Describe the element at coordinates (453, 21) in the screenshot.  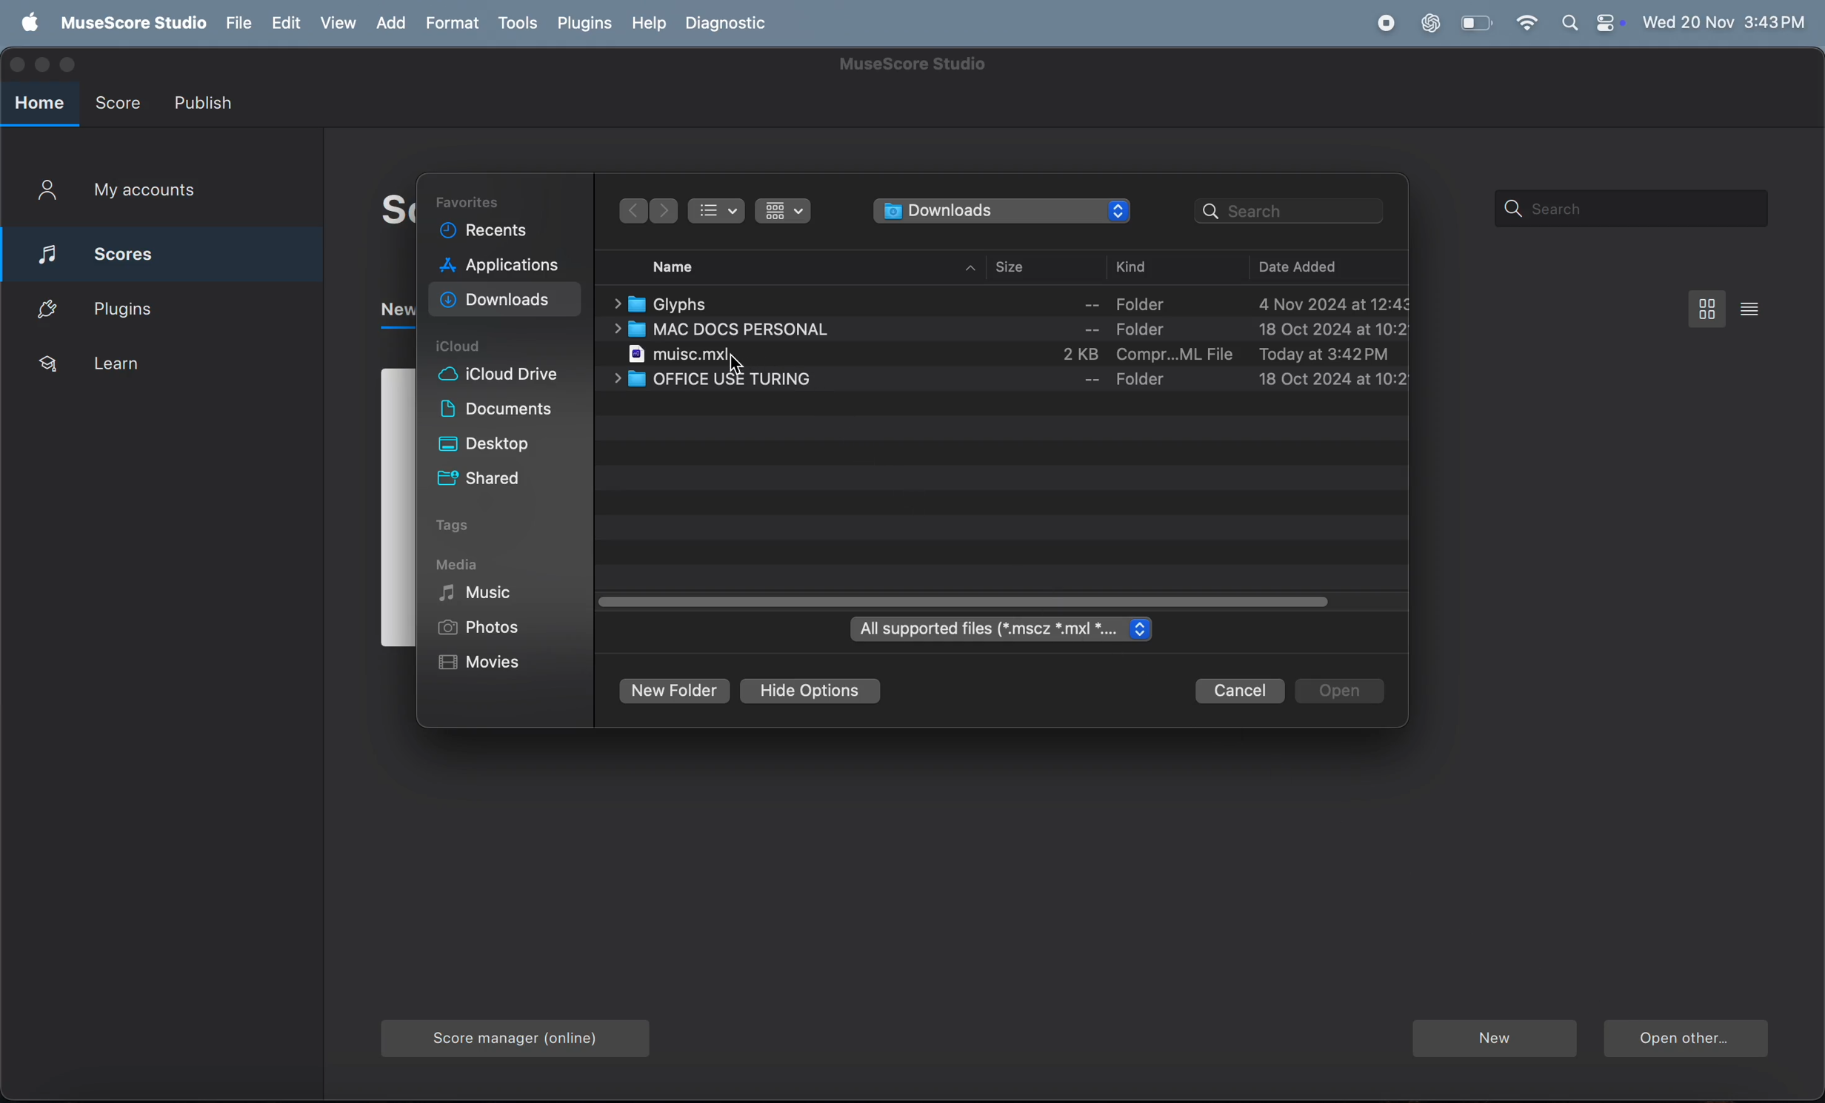
I see `format` at that location.